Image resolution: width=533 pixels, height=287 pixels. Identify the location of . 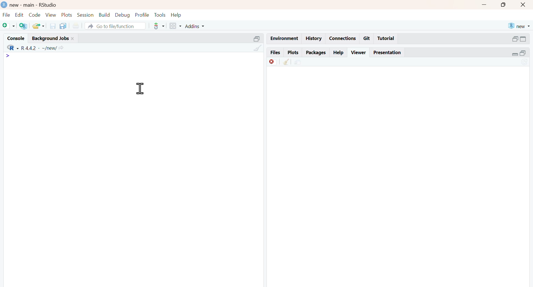
(257, 39).